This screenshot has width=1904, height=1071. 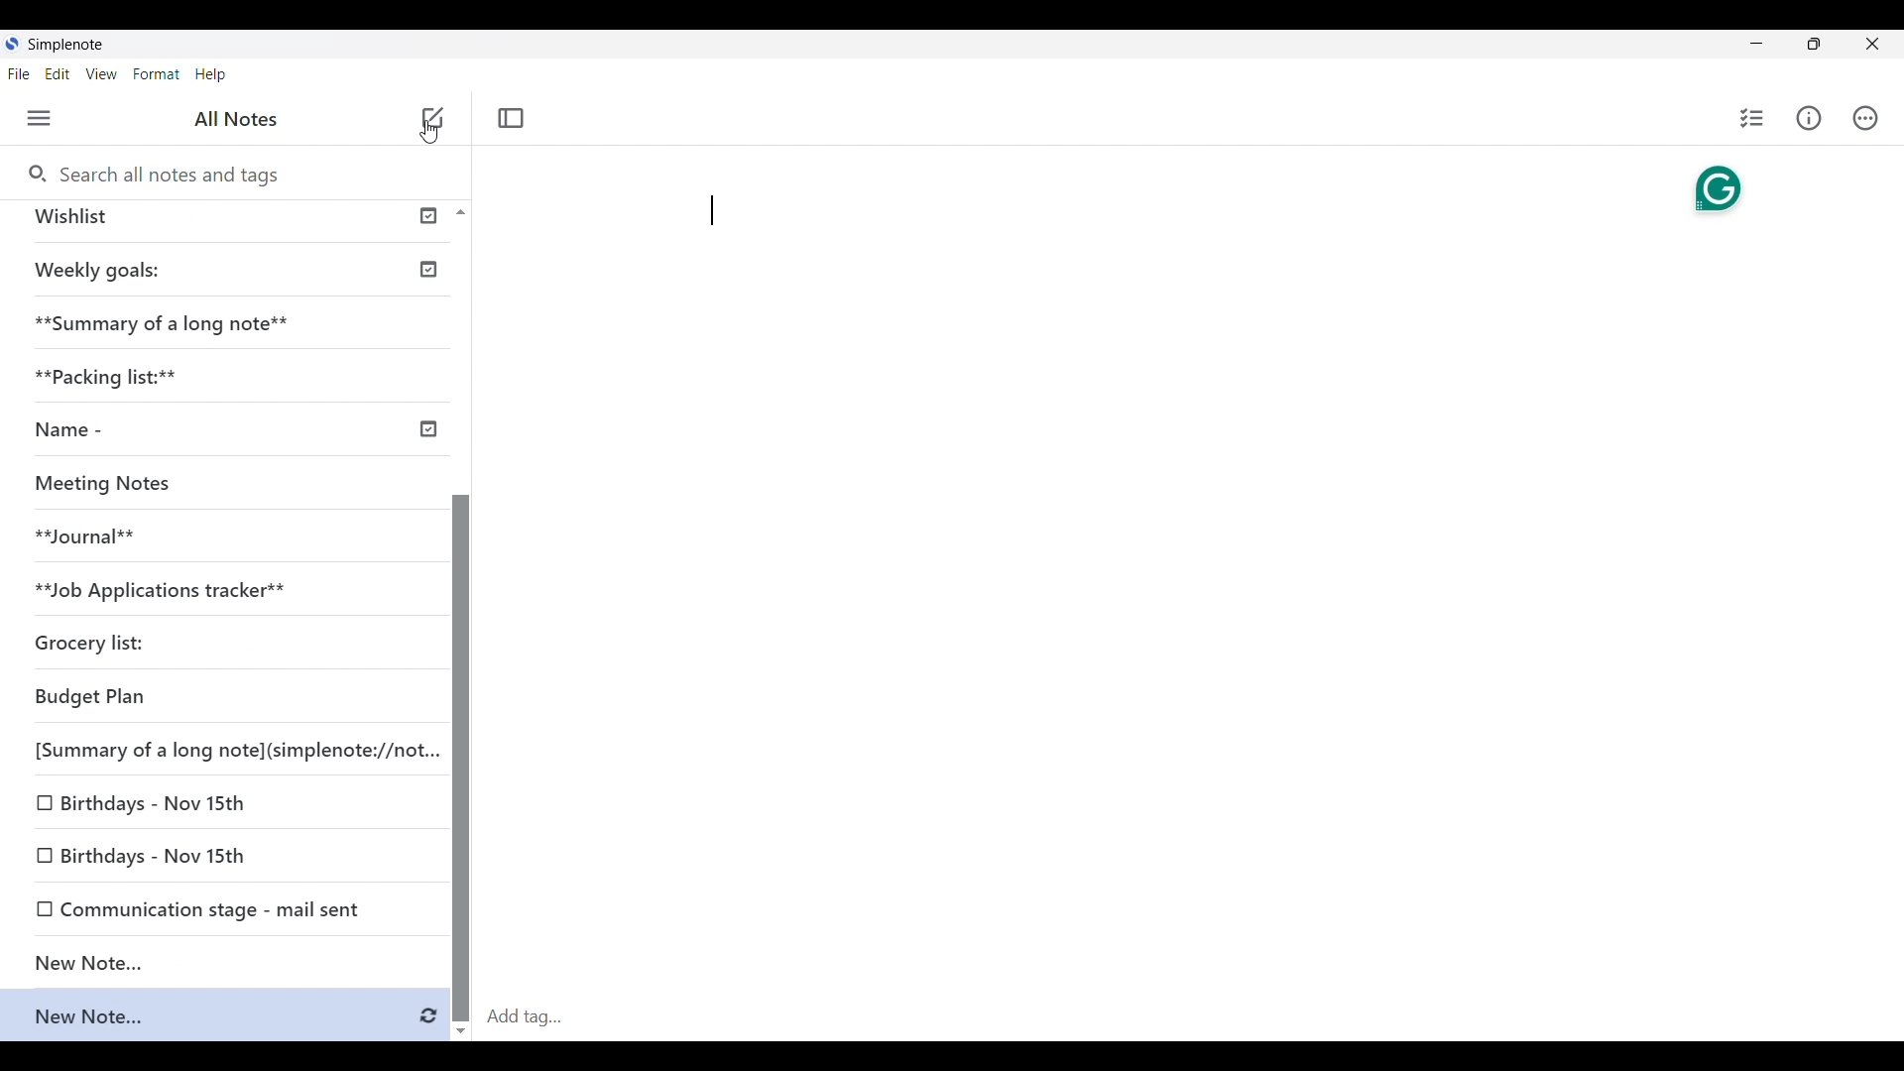 What do you see at coordinates (160, 855) in the screenshot?
I see `birthdays - nov 15th` at bounding box center [160, 855].